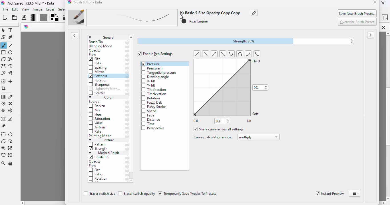 This screenshot has width=390, height=205. Describe the element at coordinates (159, 72) in the screenshot. I see `tangential pressure` at that location.